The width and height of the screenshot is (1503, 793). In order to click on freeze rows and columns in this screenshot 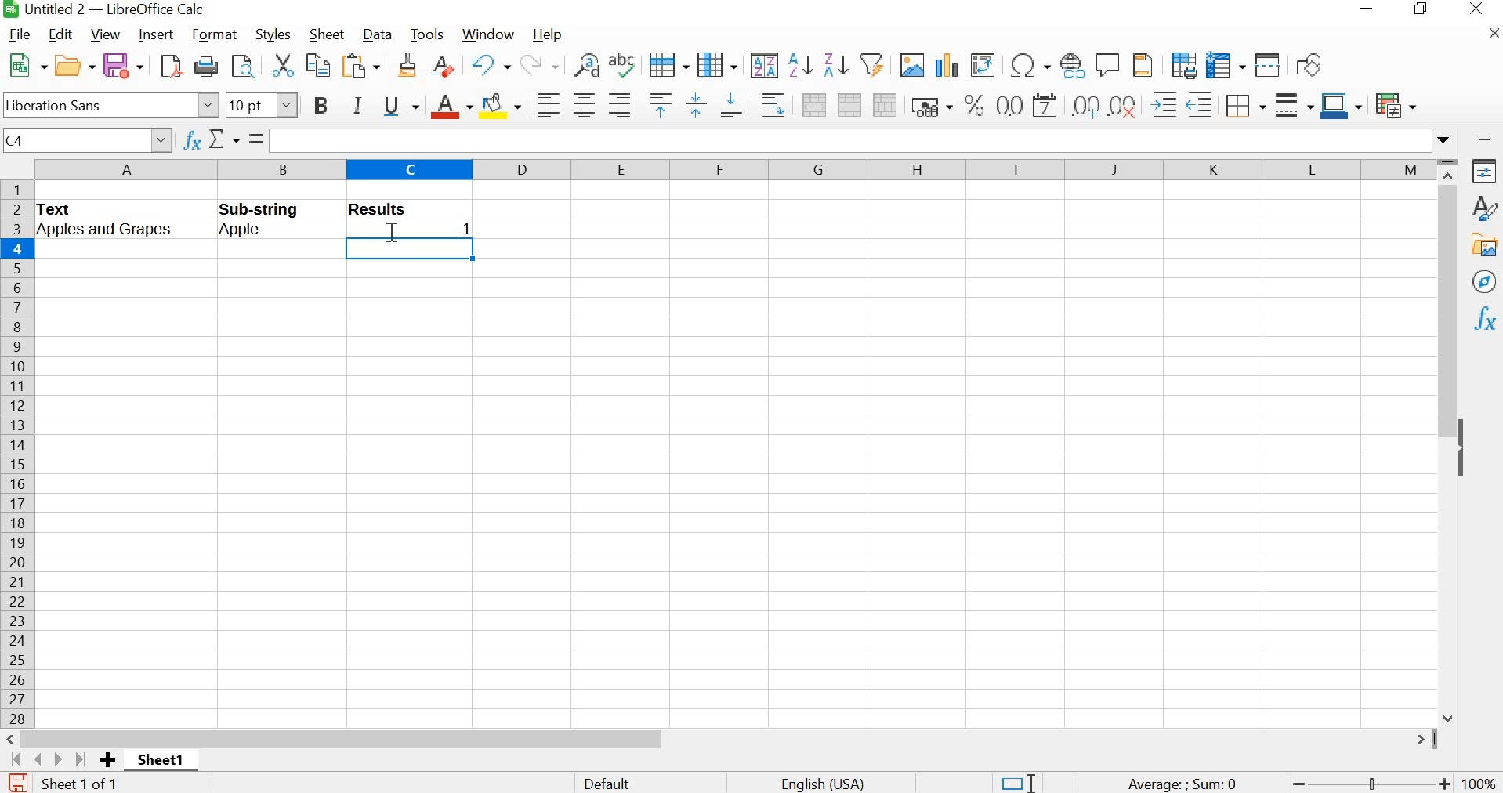, I will do `click(1225, 63)`.